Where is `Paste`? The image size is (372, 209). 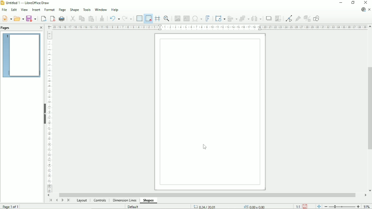 Paste is located at coordinates (91, 18).